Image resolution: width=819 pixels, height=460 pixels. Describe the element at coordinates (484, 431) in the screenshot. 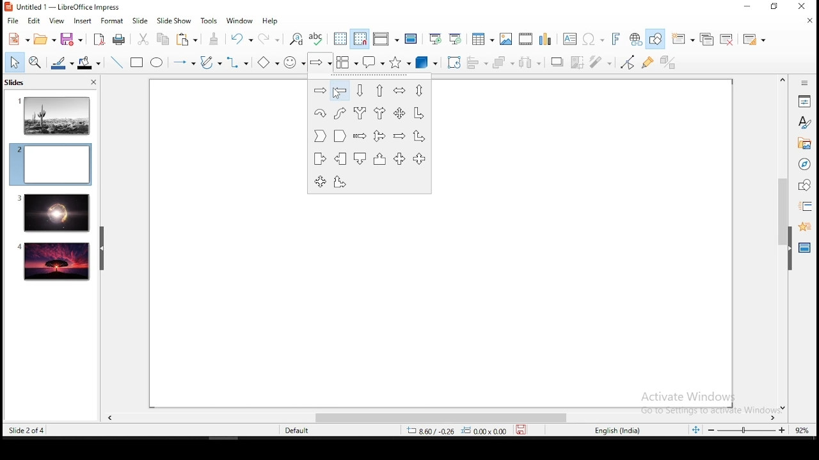

I see `0.00x0.00` at that location.